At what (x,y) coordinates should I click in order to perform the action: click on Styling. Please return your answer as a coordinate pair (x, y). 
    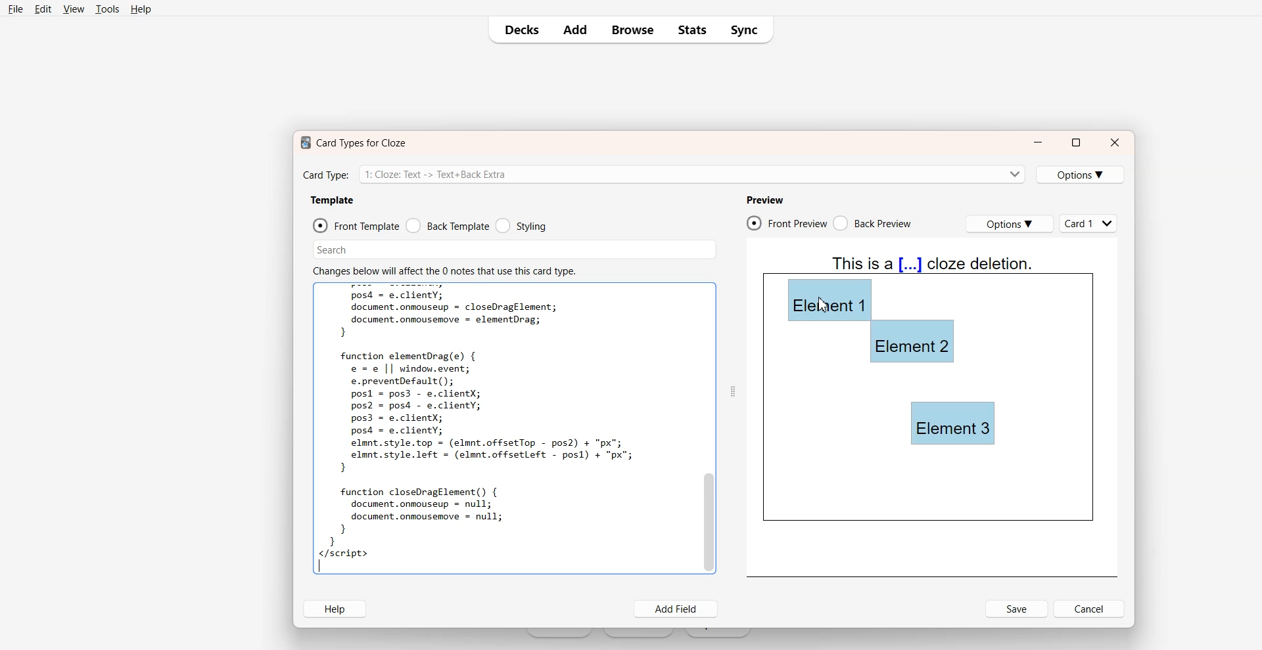
    Looking at the image, I should click on (521, 225).